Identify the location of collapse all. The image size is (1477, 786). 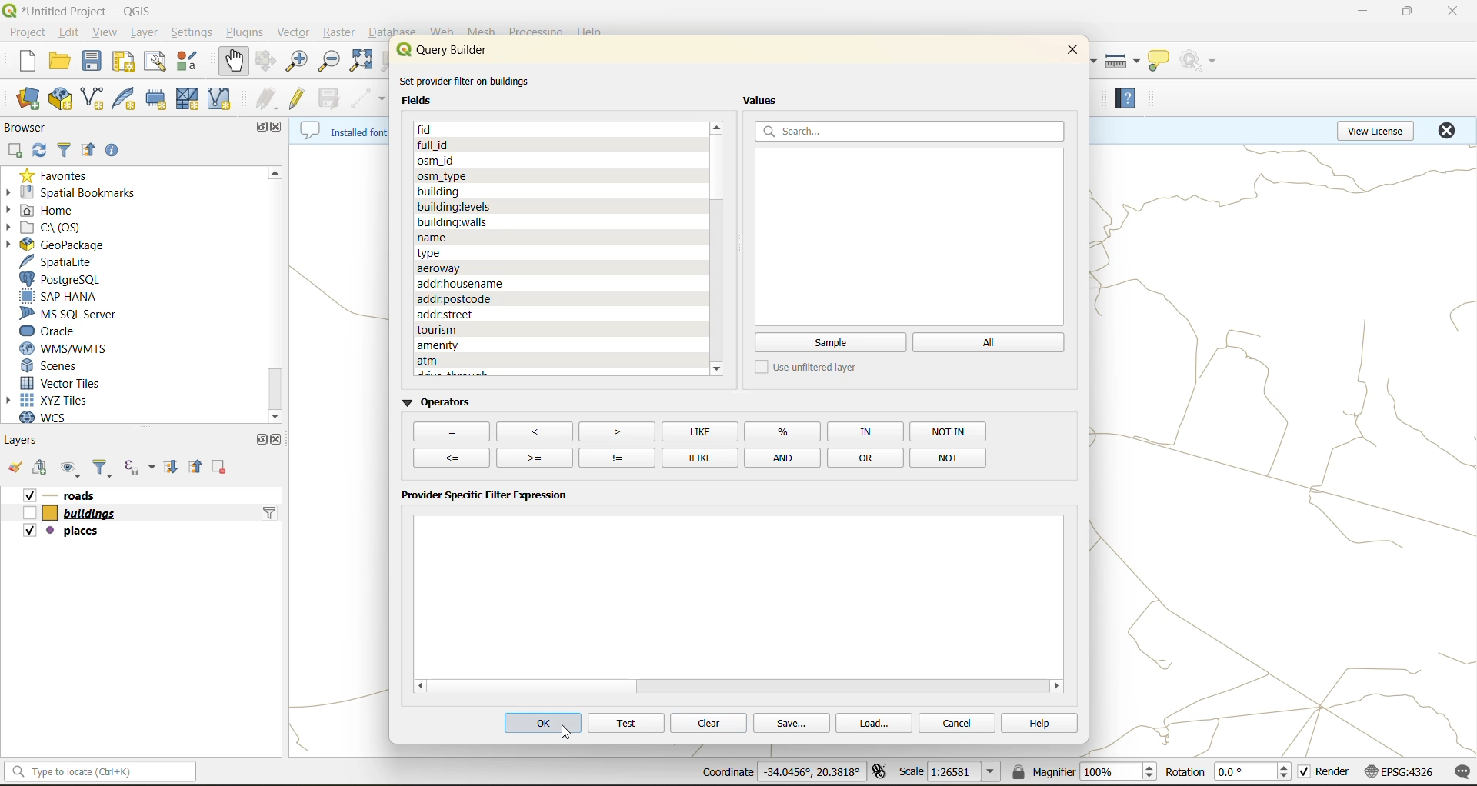
(195, 465).